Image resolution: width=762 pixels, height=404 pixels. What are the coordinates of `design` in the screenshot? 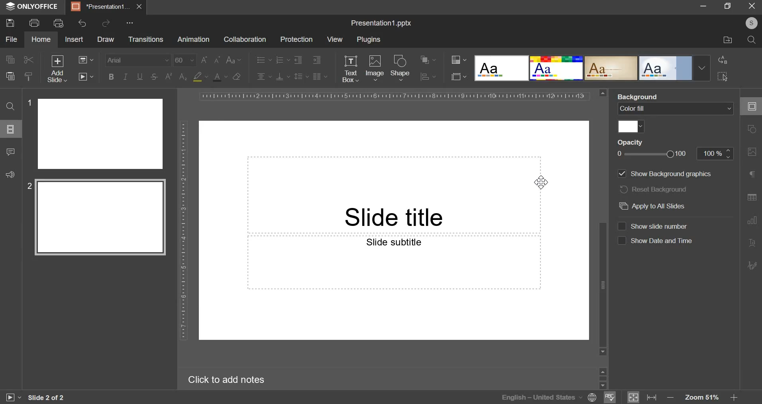 It's located at (592, 68).